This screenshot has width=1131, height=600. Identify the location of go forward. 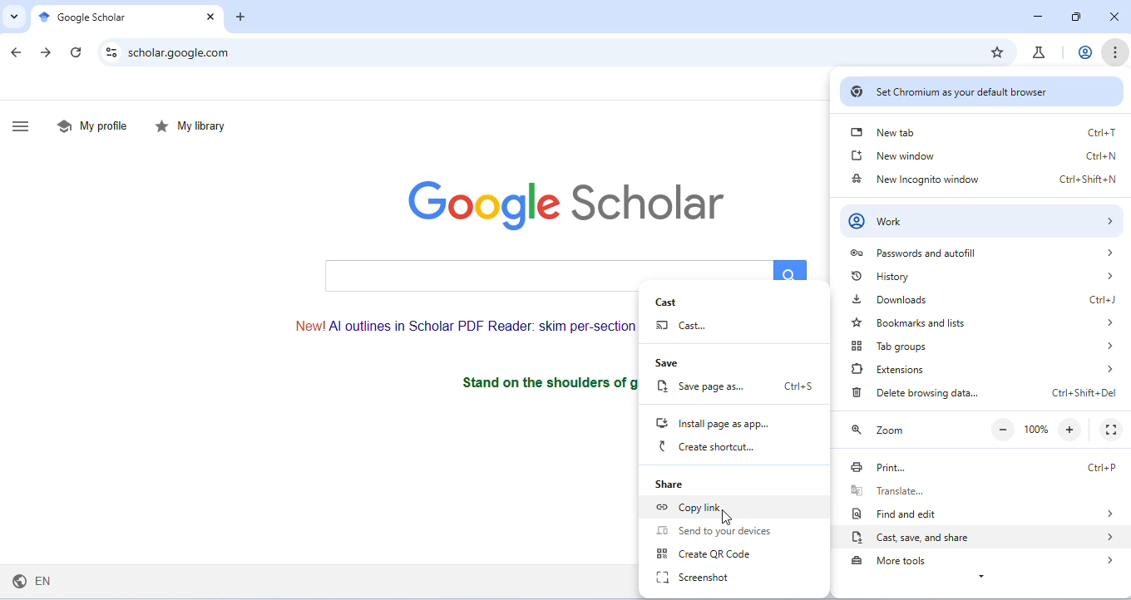
(45, 53).